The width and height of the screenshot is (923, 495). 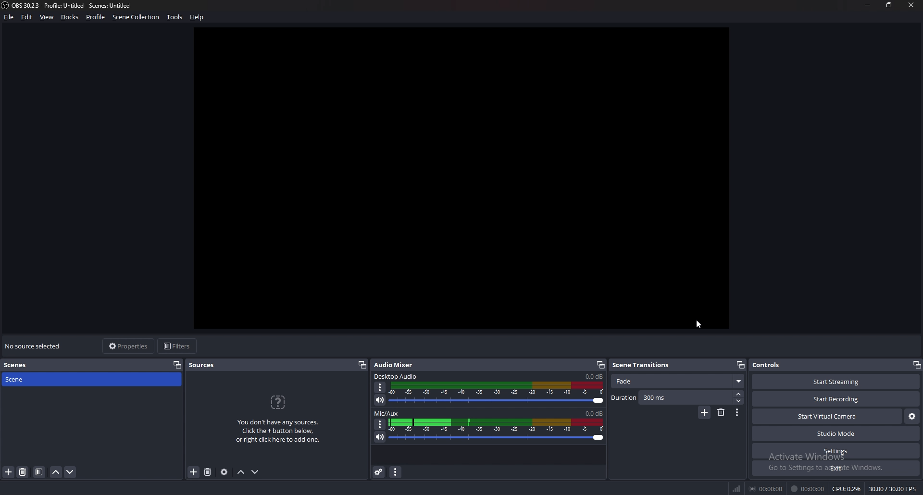 What do you see at coordinates (206, 365) in the screenshot?
I see `sources` at bounding box center [206, 365].